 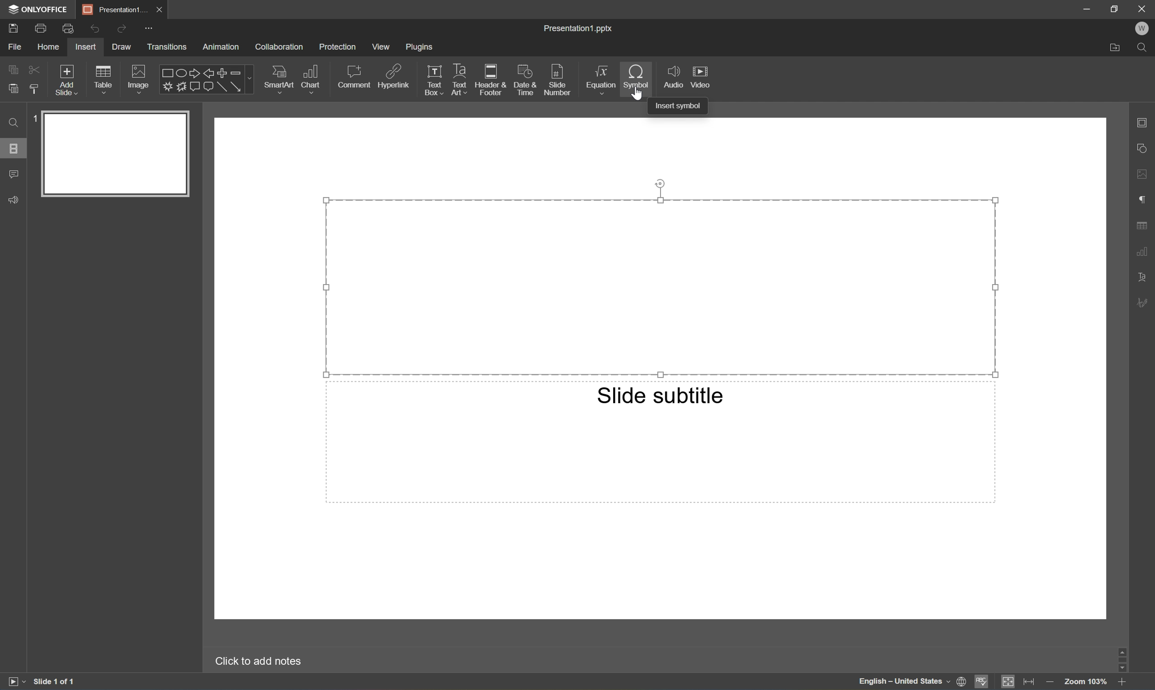 What do you see at coordinates (14, 28) in the screenshot?
I see `Save` at bounding box center [14, 28].